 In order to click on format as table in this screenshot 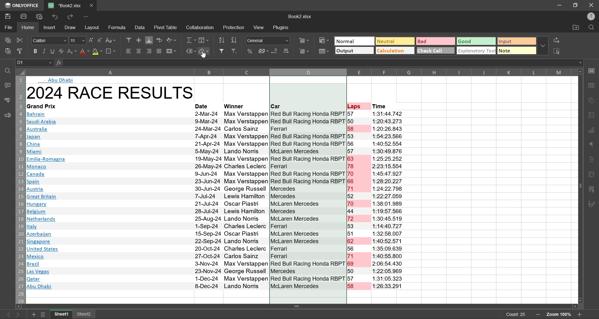, I will do `click(325, 51)`.